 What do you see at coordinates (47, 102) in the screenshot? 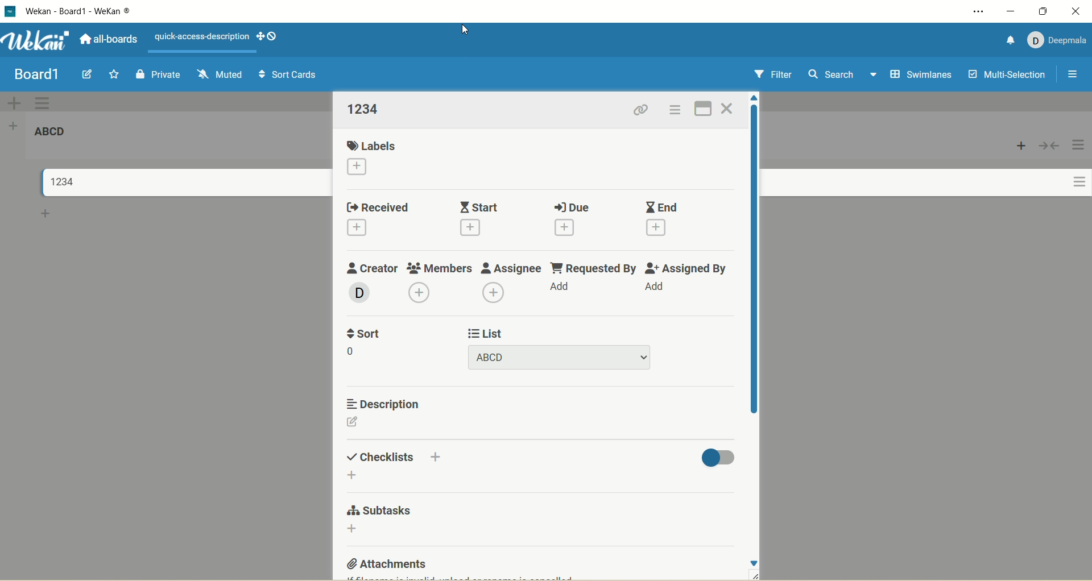
I see `swimlane action` at bounding box center [47, 102].